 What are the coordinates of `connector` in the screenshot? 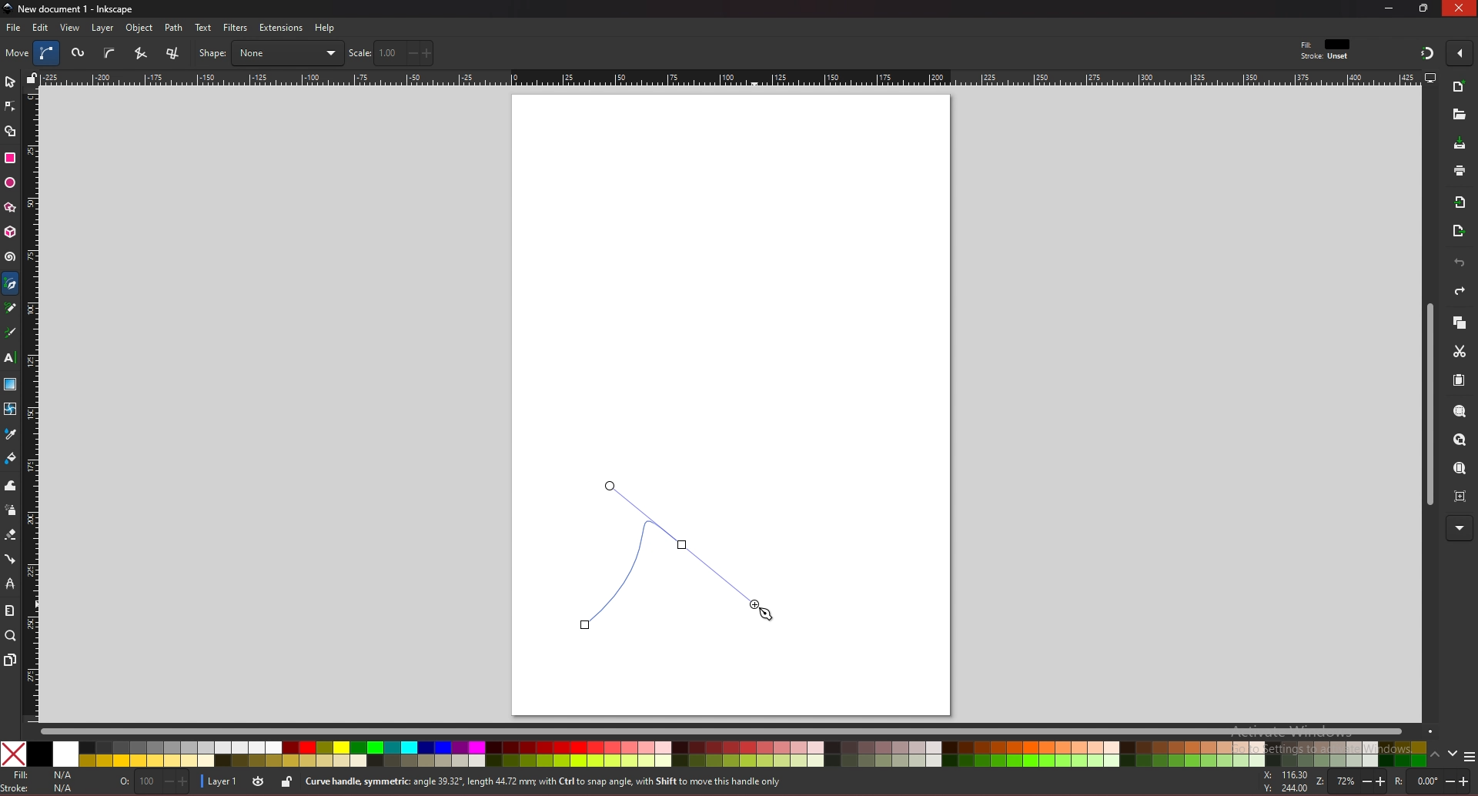 It's located at (11, 560).